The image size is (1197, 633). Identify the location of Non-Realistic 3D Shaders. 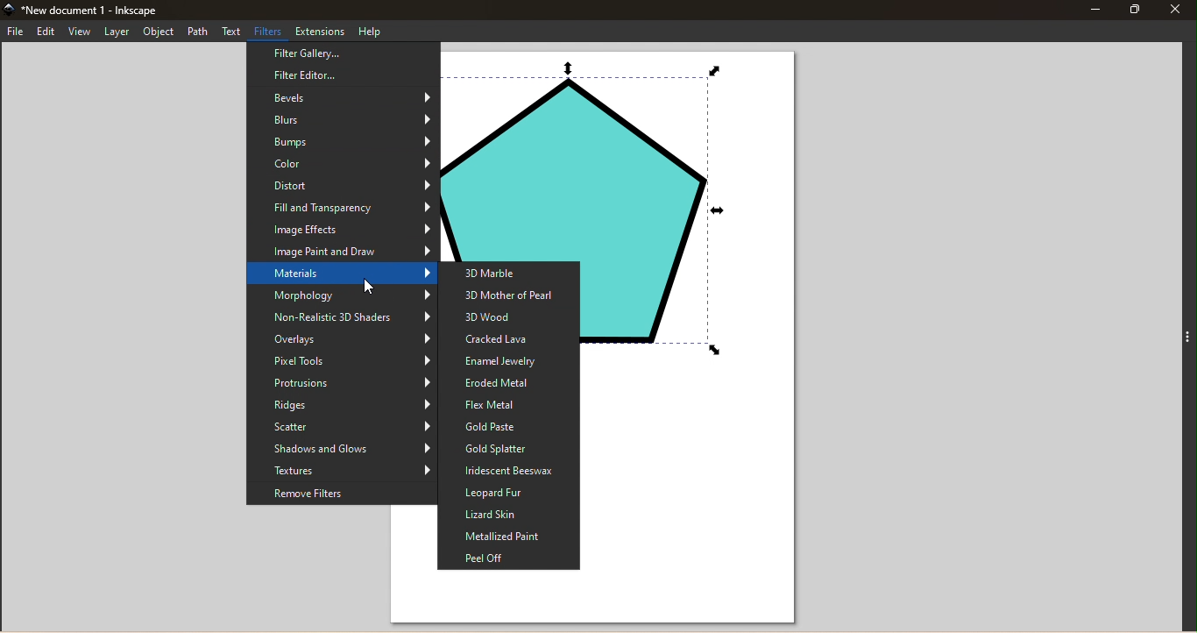
(342, 318).